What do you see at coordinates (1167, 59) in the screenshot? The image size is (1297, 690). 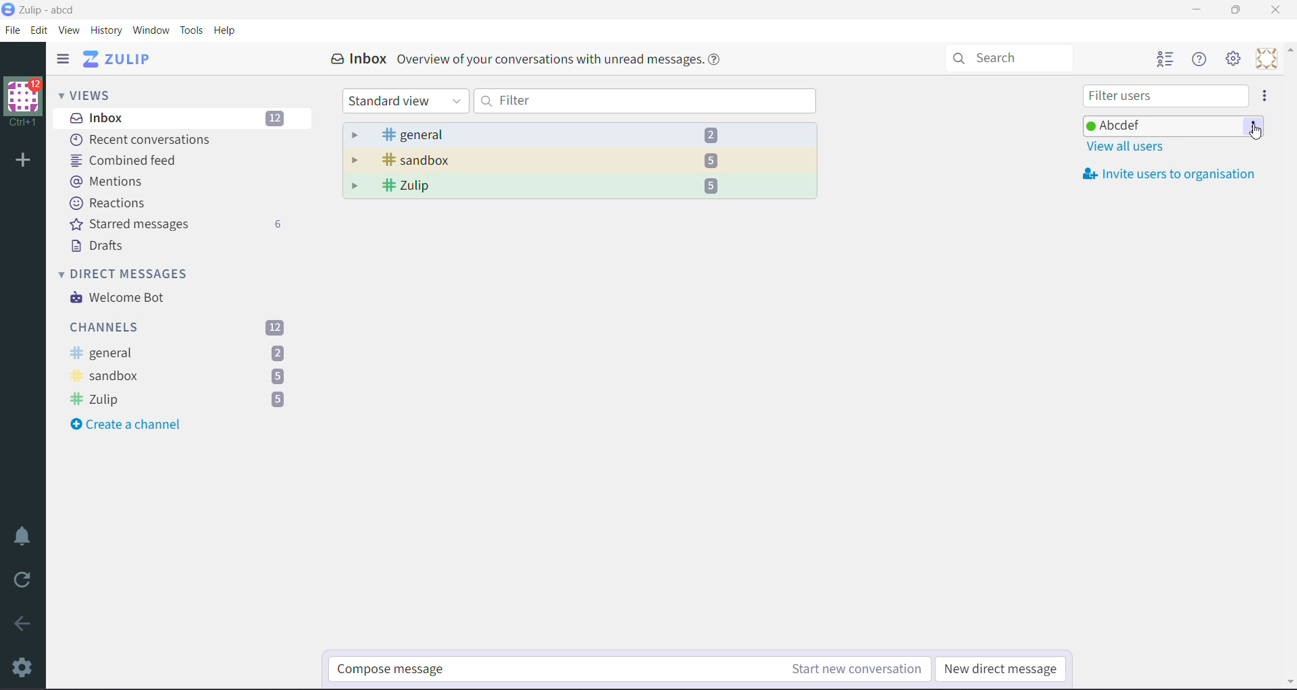 I see `Hide user list` at bounding box center [1167, 59].